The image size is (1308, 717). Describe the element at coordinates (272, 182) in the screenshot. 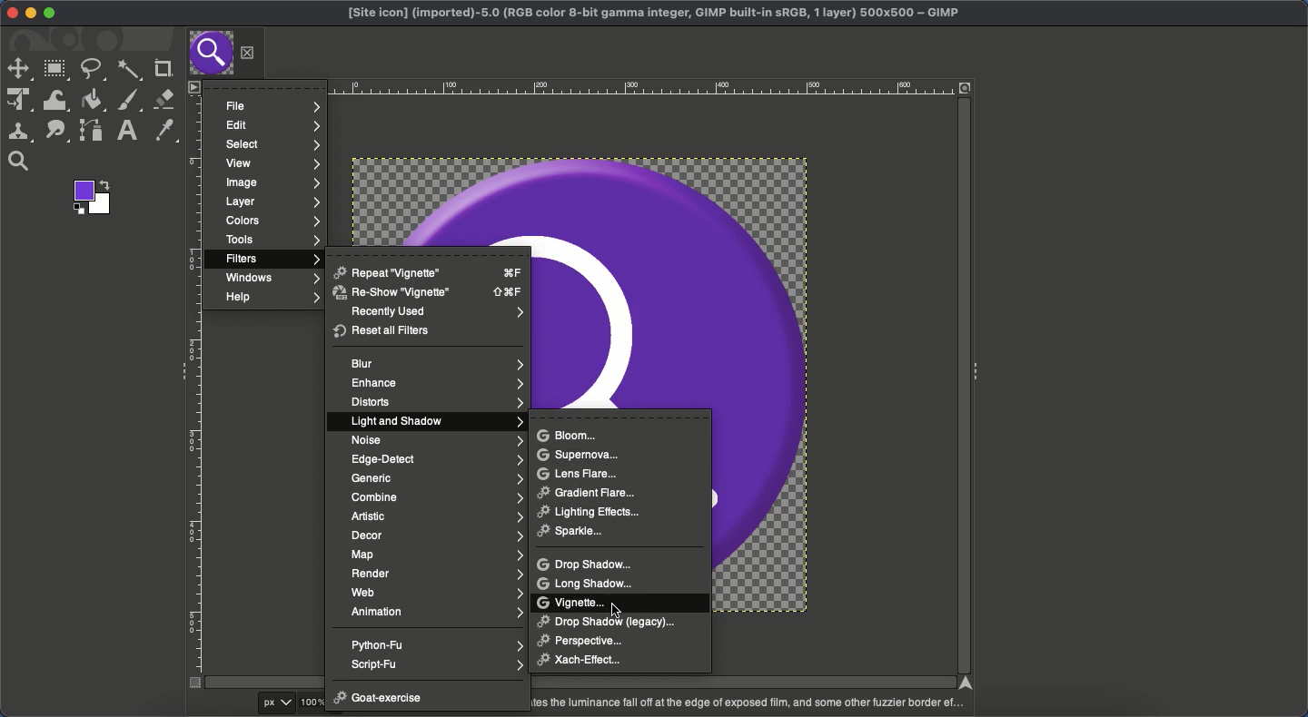

I see `Image` at that location.